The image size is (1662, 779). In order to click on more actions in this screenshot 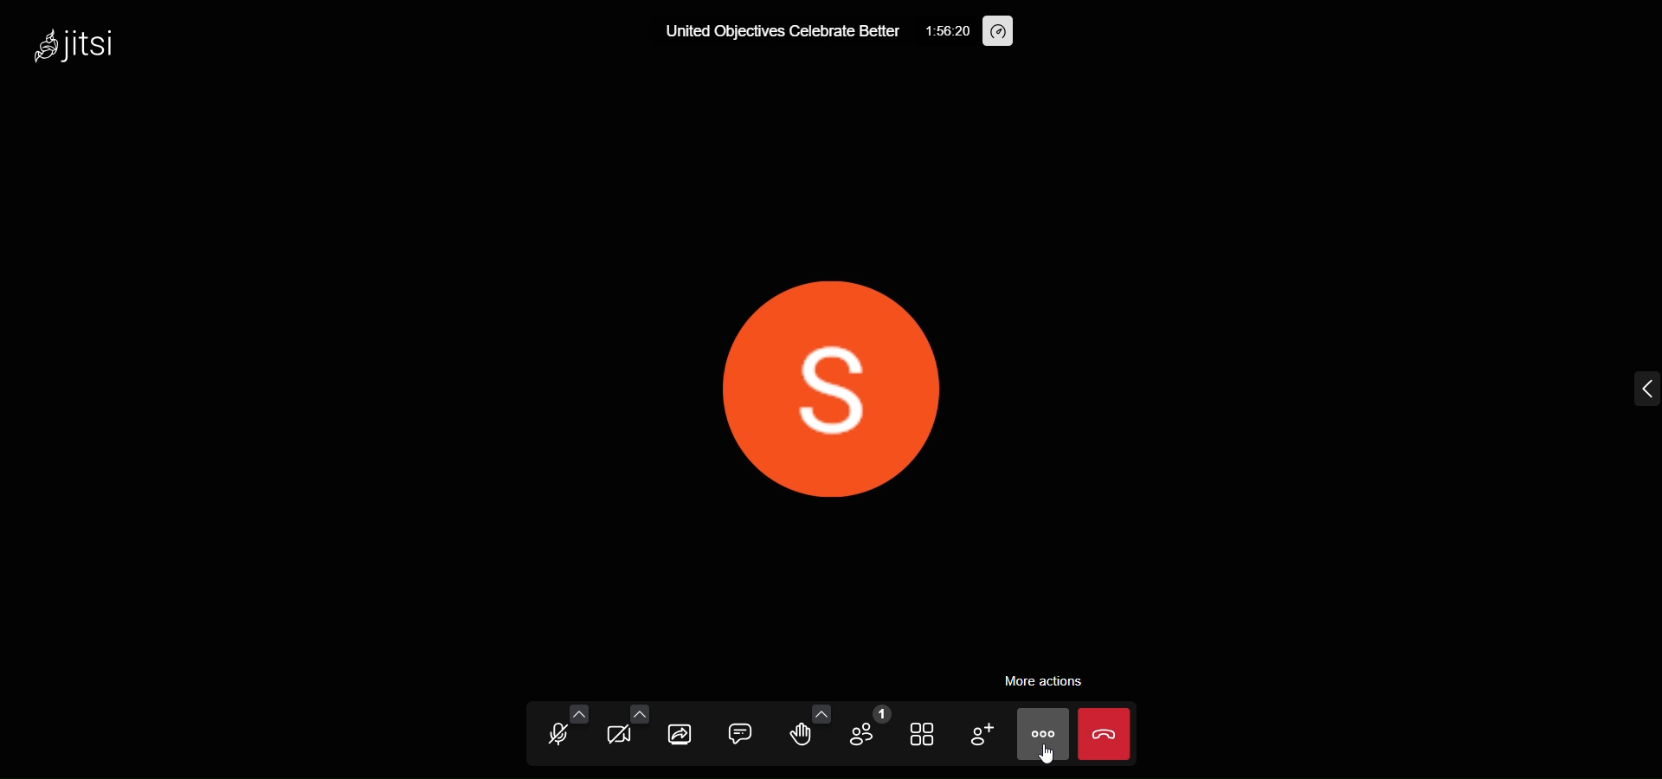, I will do `click(1049, 679)`.